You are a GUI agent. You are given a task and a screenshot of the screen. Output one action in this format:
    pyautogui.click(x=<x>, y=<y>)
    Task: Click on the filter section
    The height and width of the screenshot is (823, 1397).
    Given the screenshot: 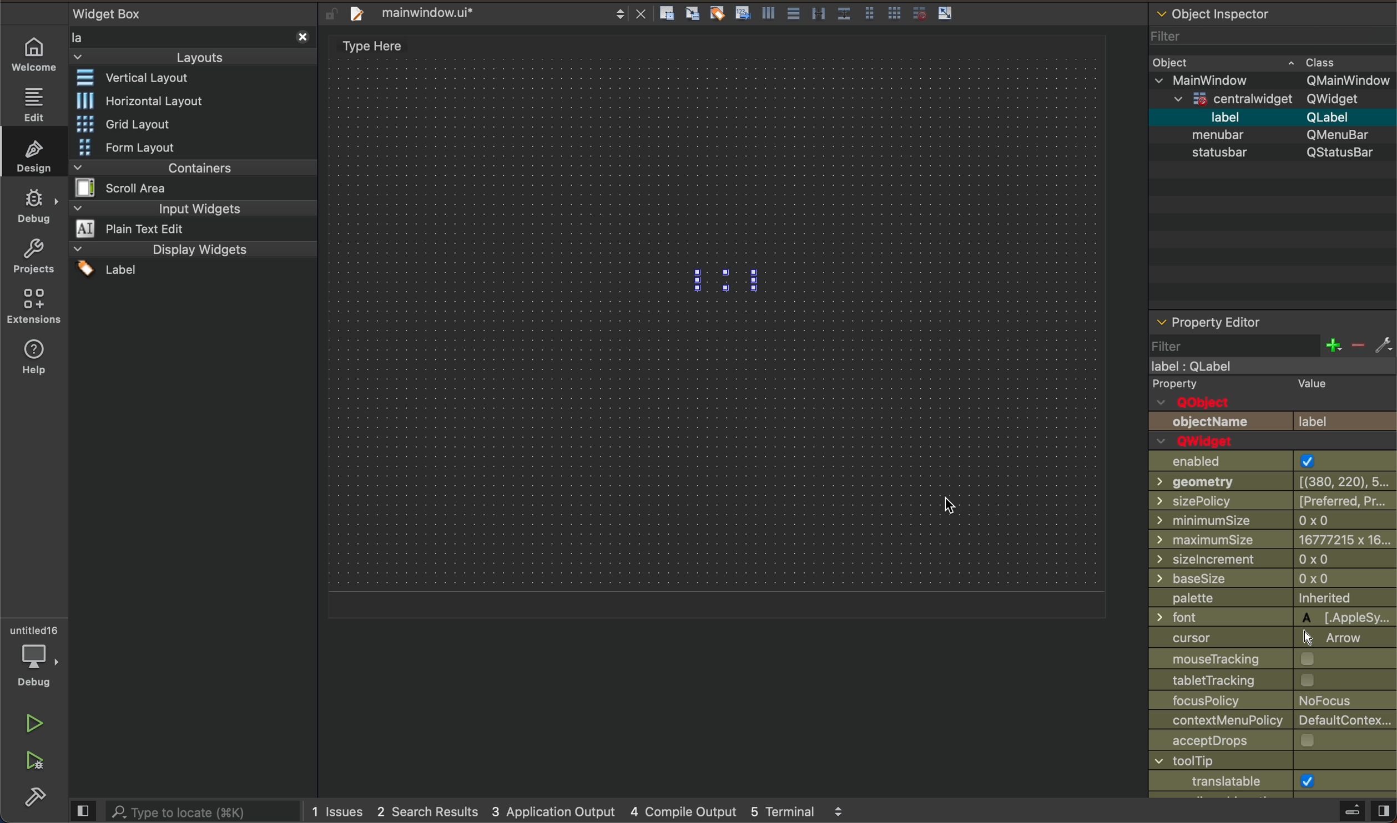 What is the action you would take?
    pyautogui.click(x=1270, y=344)
    